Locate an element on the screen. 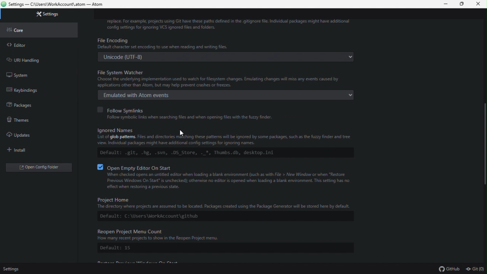  URL handling is located at coordinates (35, 59).